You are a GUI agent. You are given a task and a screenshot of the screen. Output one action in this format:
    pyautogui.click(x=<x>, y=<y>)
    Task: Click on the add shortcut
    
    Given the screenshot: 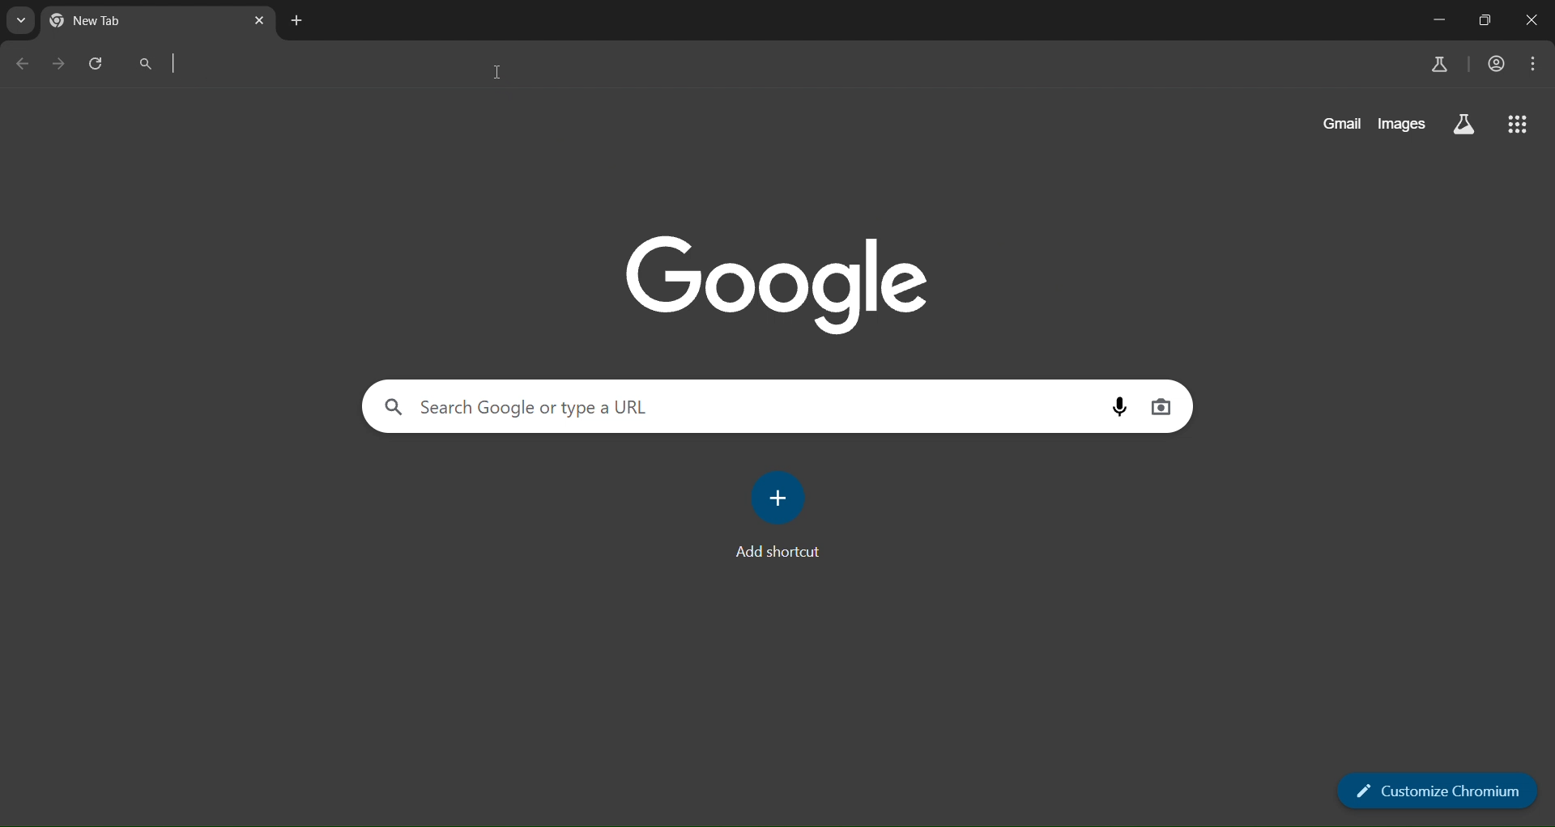 What is the action you would take?
    pyautogui.click(x=782, y=515)
    